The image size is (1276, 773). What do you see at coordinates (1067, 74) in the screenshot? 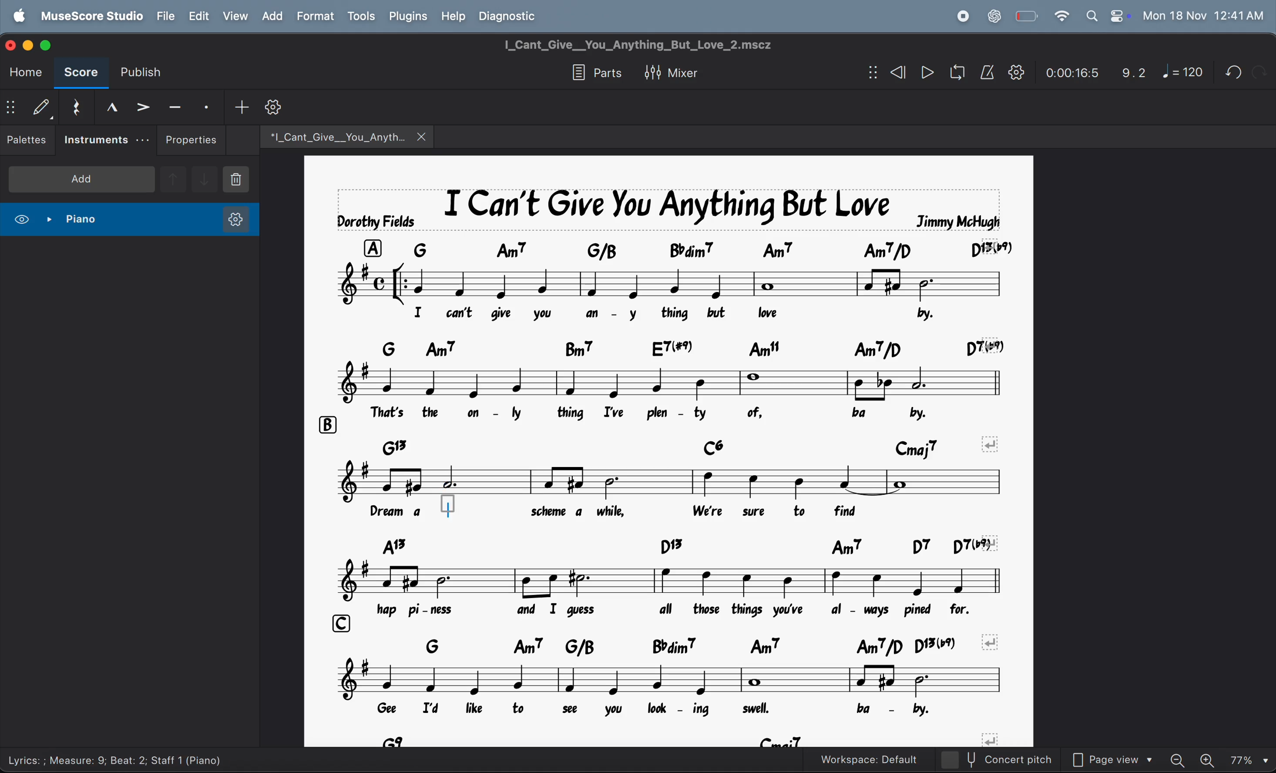
I see `time frame` at bounding box center [1067, 74].